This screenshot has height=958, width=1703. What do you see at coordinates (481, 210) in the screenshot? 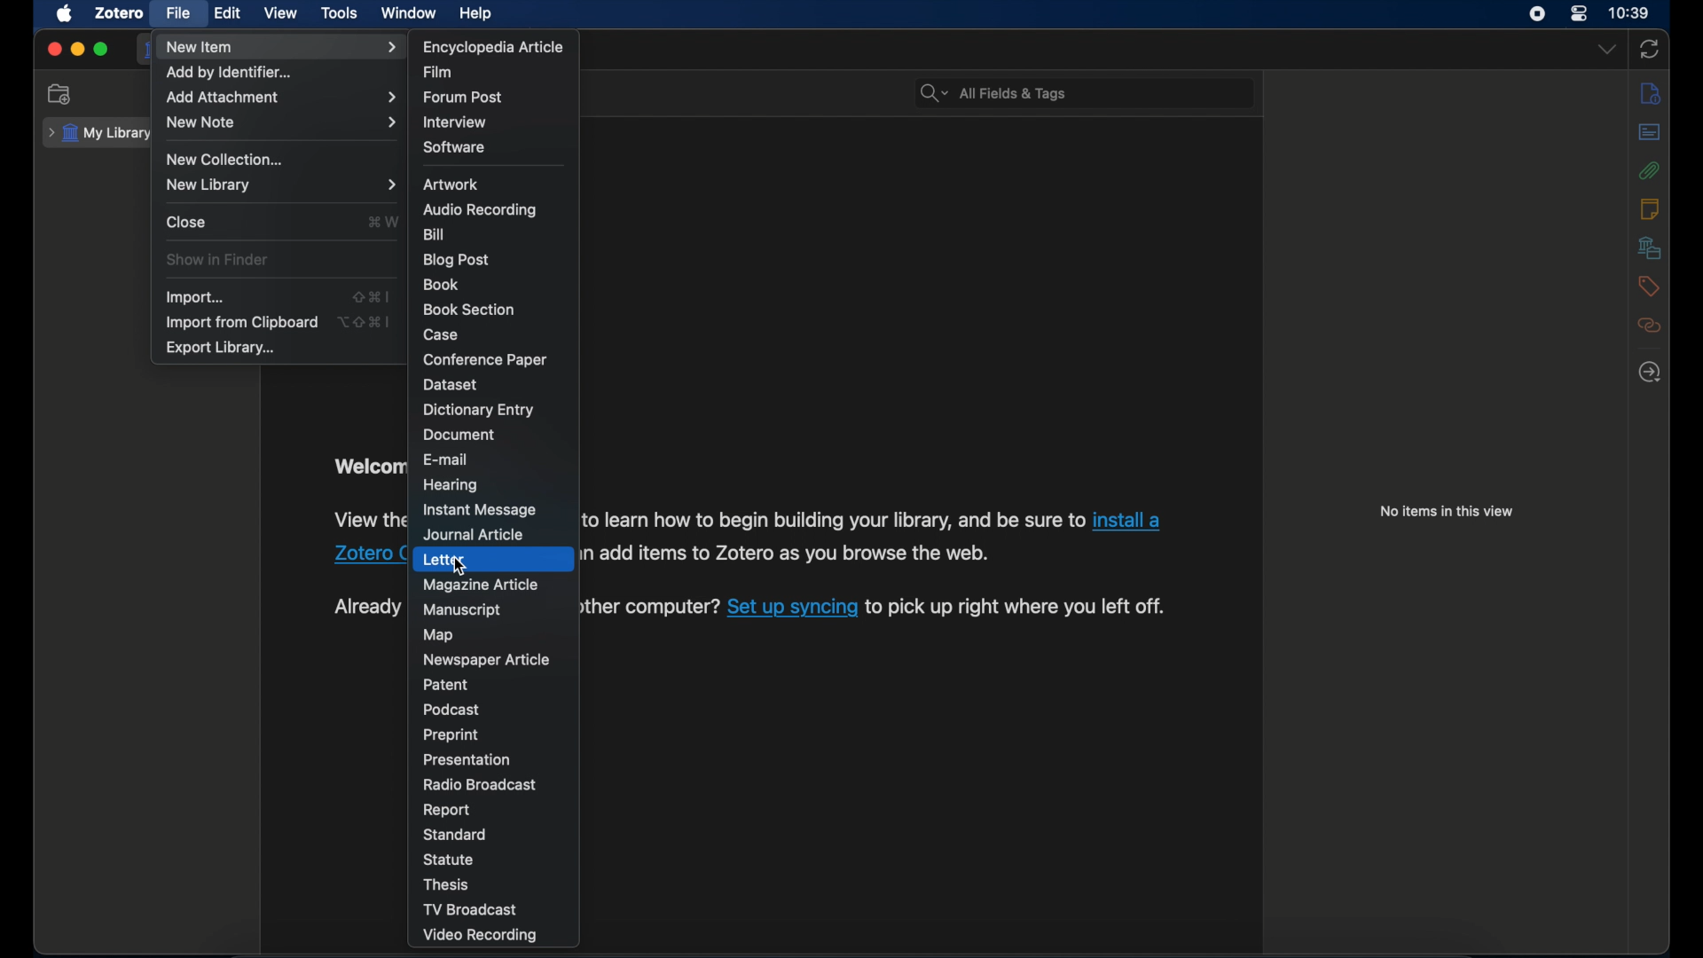
I see `audio recording` at bounding box center [481, 210].